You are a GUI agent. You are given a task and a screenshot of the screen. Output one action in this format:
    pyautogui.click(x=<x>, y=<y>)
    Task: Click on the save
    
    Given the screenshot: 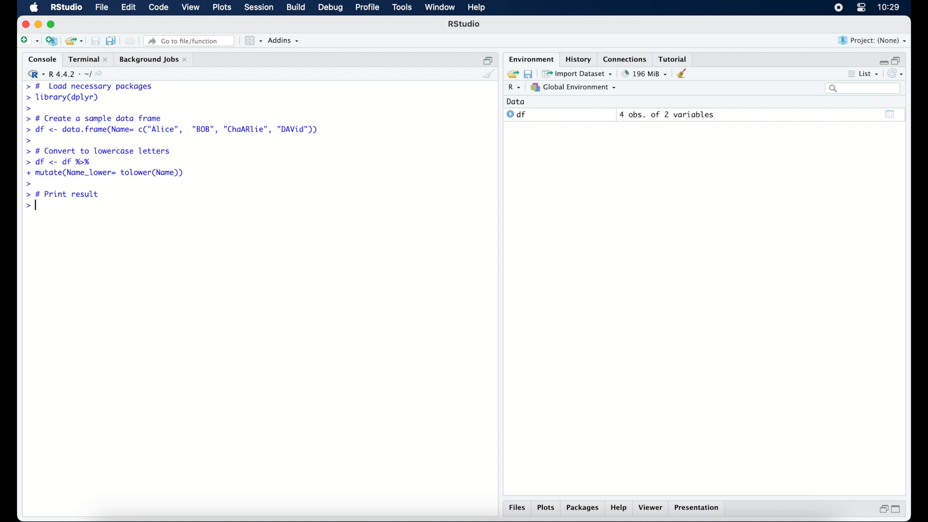 What is the action you would take?
    pyautogui.click(x=528, y=73)
    